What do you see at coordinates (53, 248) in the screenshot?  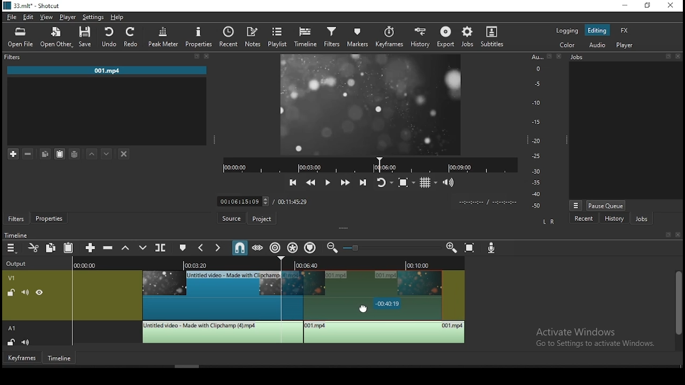 I see `copy` at bounding box center [53, 248].